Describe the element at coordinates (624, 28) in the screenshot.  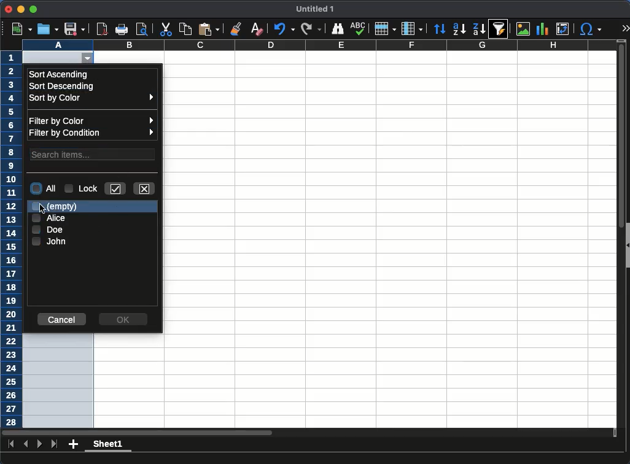
I see `expand` at that location.